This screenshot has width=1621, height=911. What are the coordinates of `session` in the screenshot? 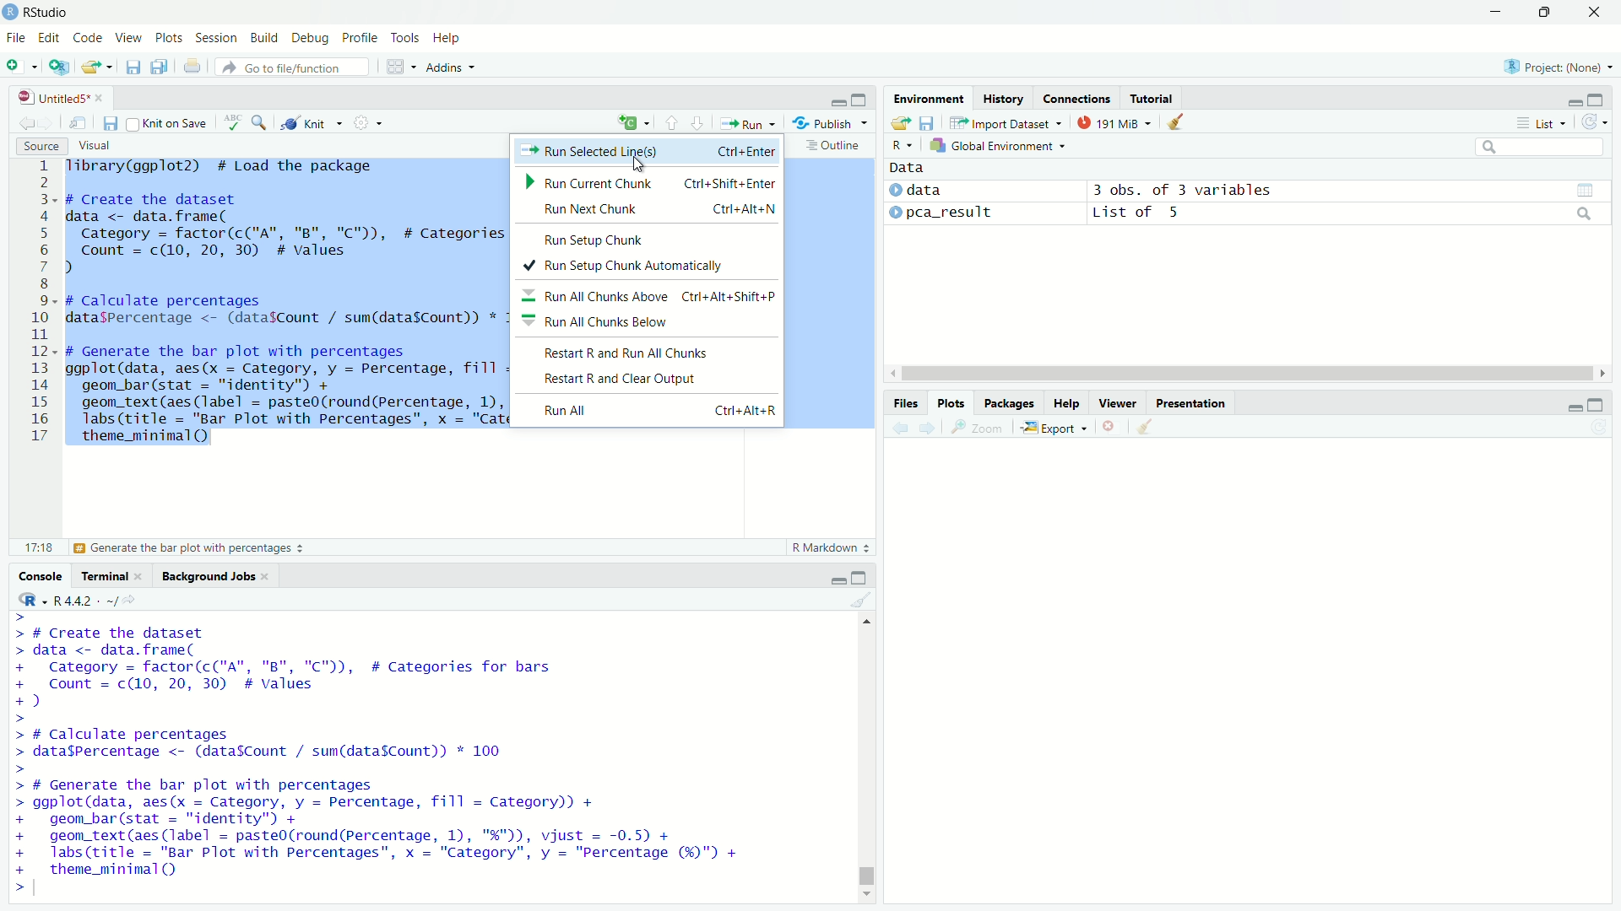 It's located at (220, 40).